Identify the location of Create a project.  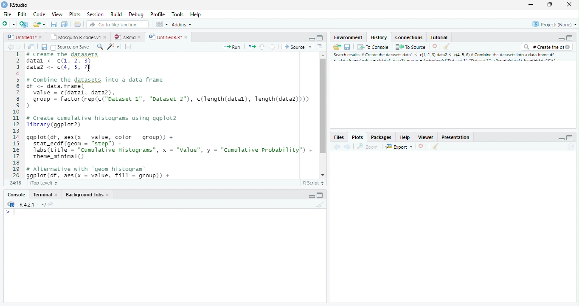
(24, 23).